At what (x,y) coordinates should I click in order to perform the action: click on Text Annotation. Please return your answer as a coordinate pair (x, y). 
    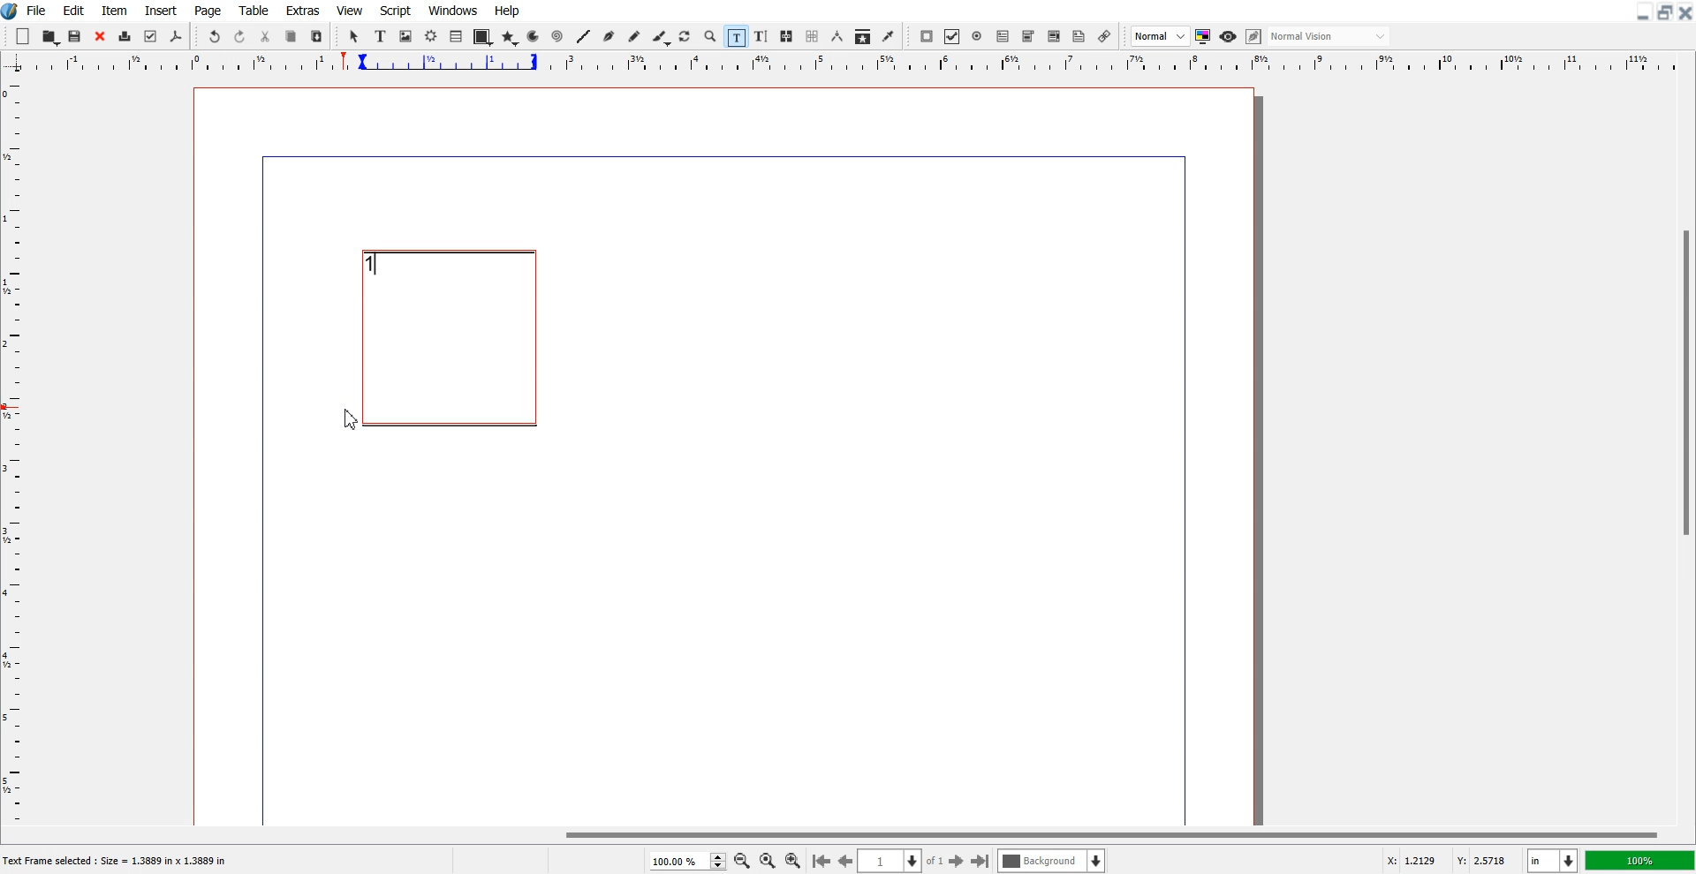
    Looking at the image, I should click on (1079, 37).